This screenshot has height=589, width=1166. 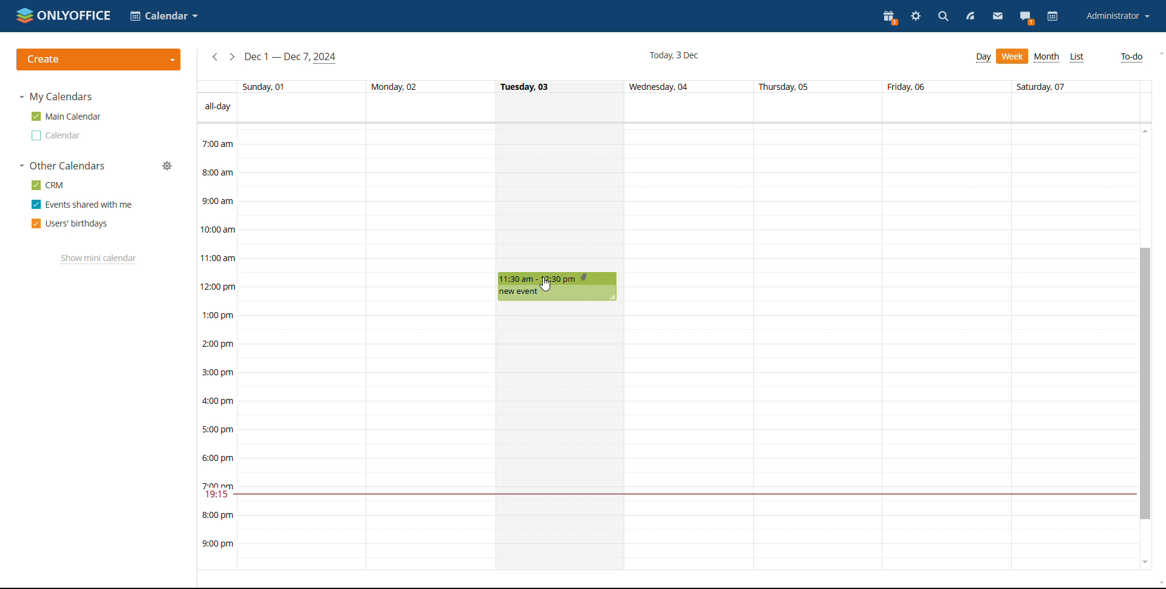 I want to click on search, so click(x=943, y=16).